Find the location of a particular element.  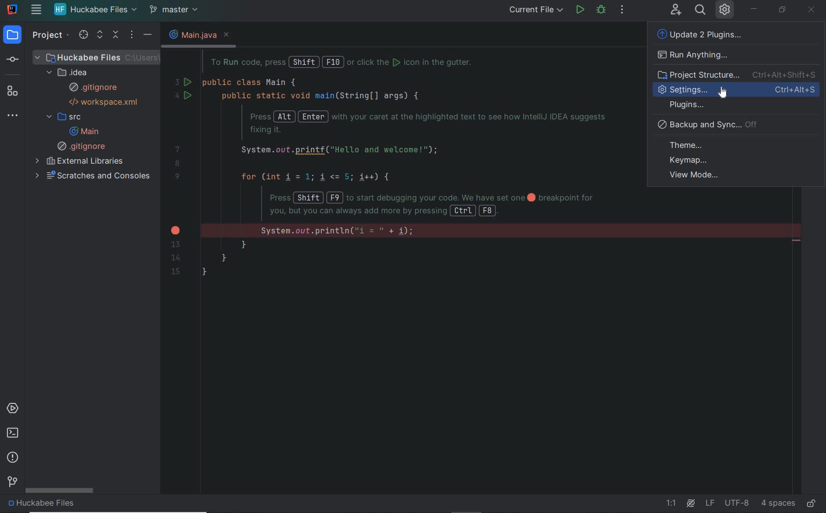

minimize is located at coordinates (754, 7).